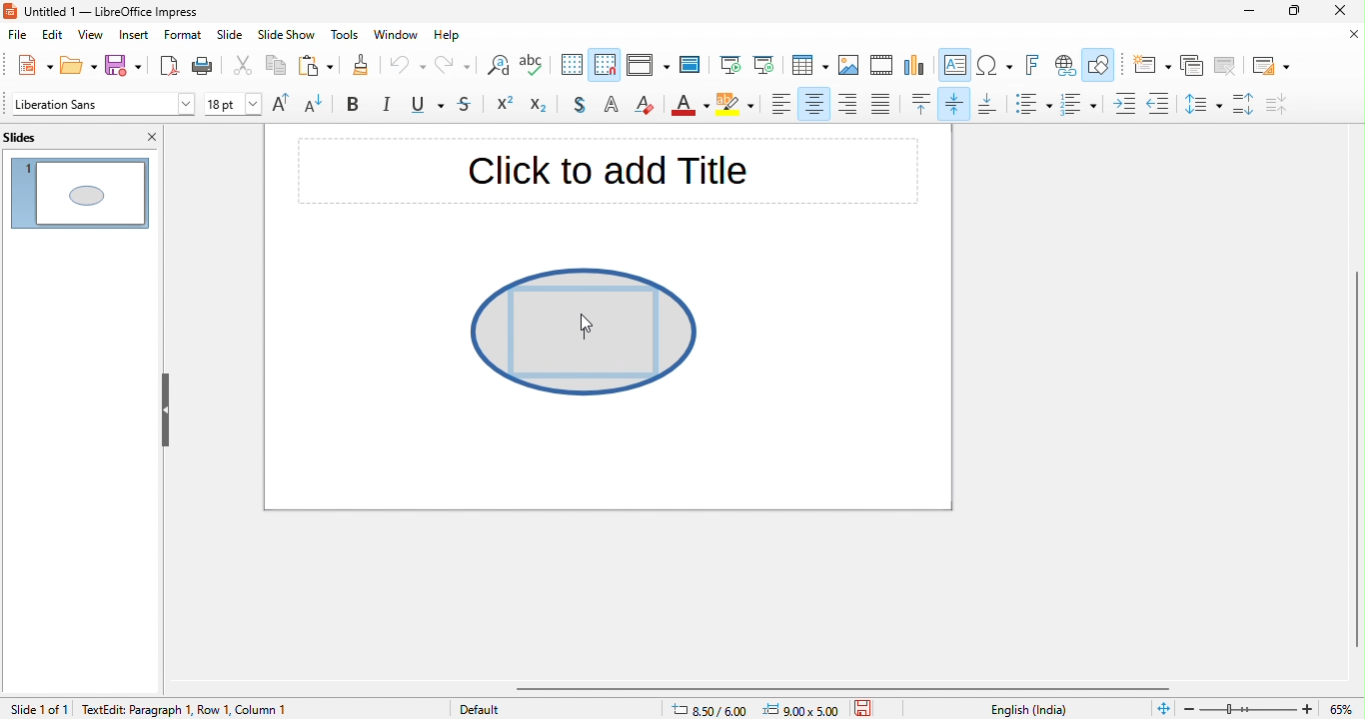 The image size is (1365, 719). What do you see at coordinates (1289, 104) in the screenshot?
I see `decrease paragraph spacing` at bounding box center [1289, 104].